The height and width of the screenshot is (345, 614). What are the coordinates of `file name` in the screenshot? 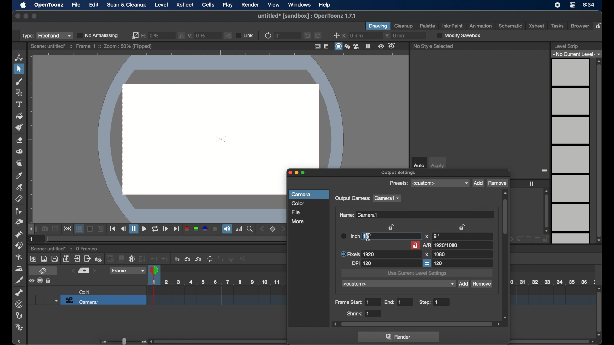 It's located at (306, 16).